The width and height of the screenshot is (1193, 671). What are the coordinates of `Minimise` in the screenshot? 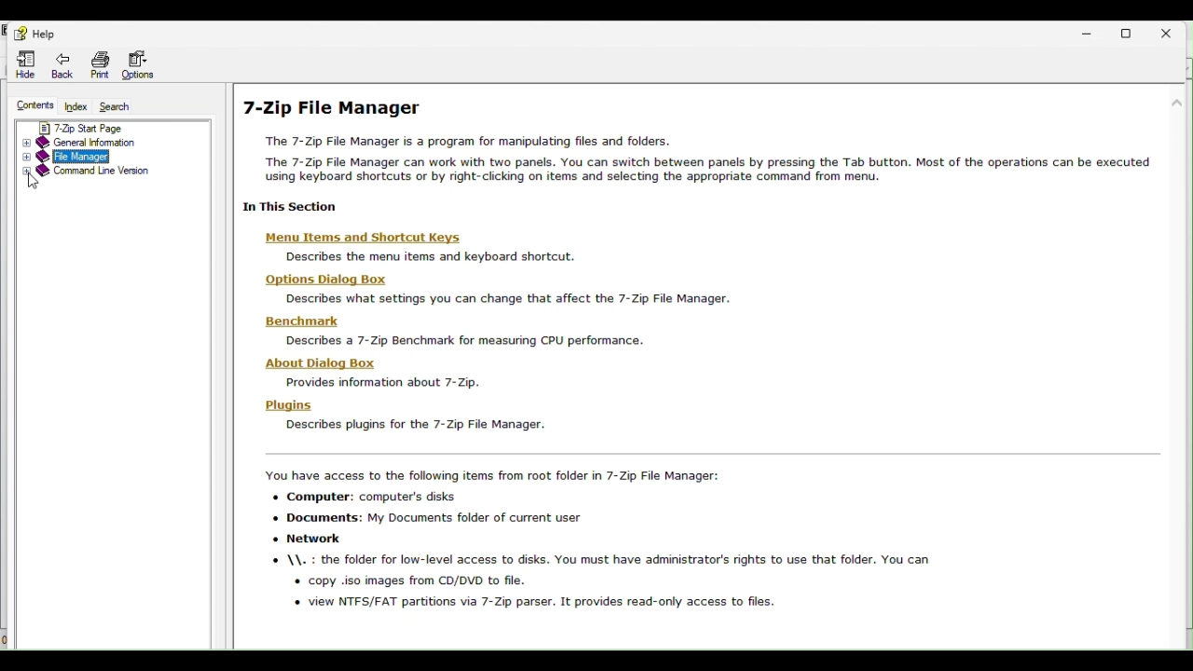 It's located at (1092, 29).